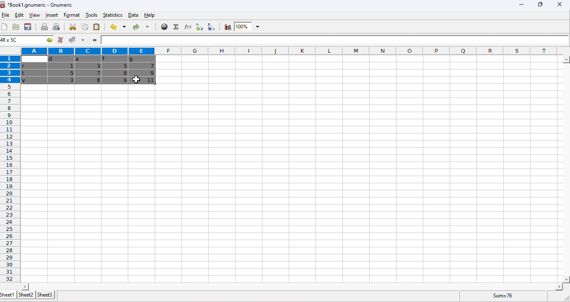 The width and height of the screenshot is (570, 302). What do you see at coordinates (335, 40) in the screenshot?
I see `formula bar` at bounding box center [335, 40].